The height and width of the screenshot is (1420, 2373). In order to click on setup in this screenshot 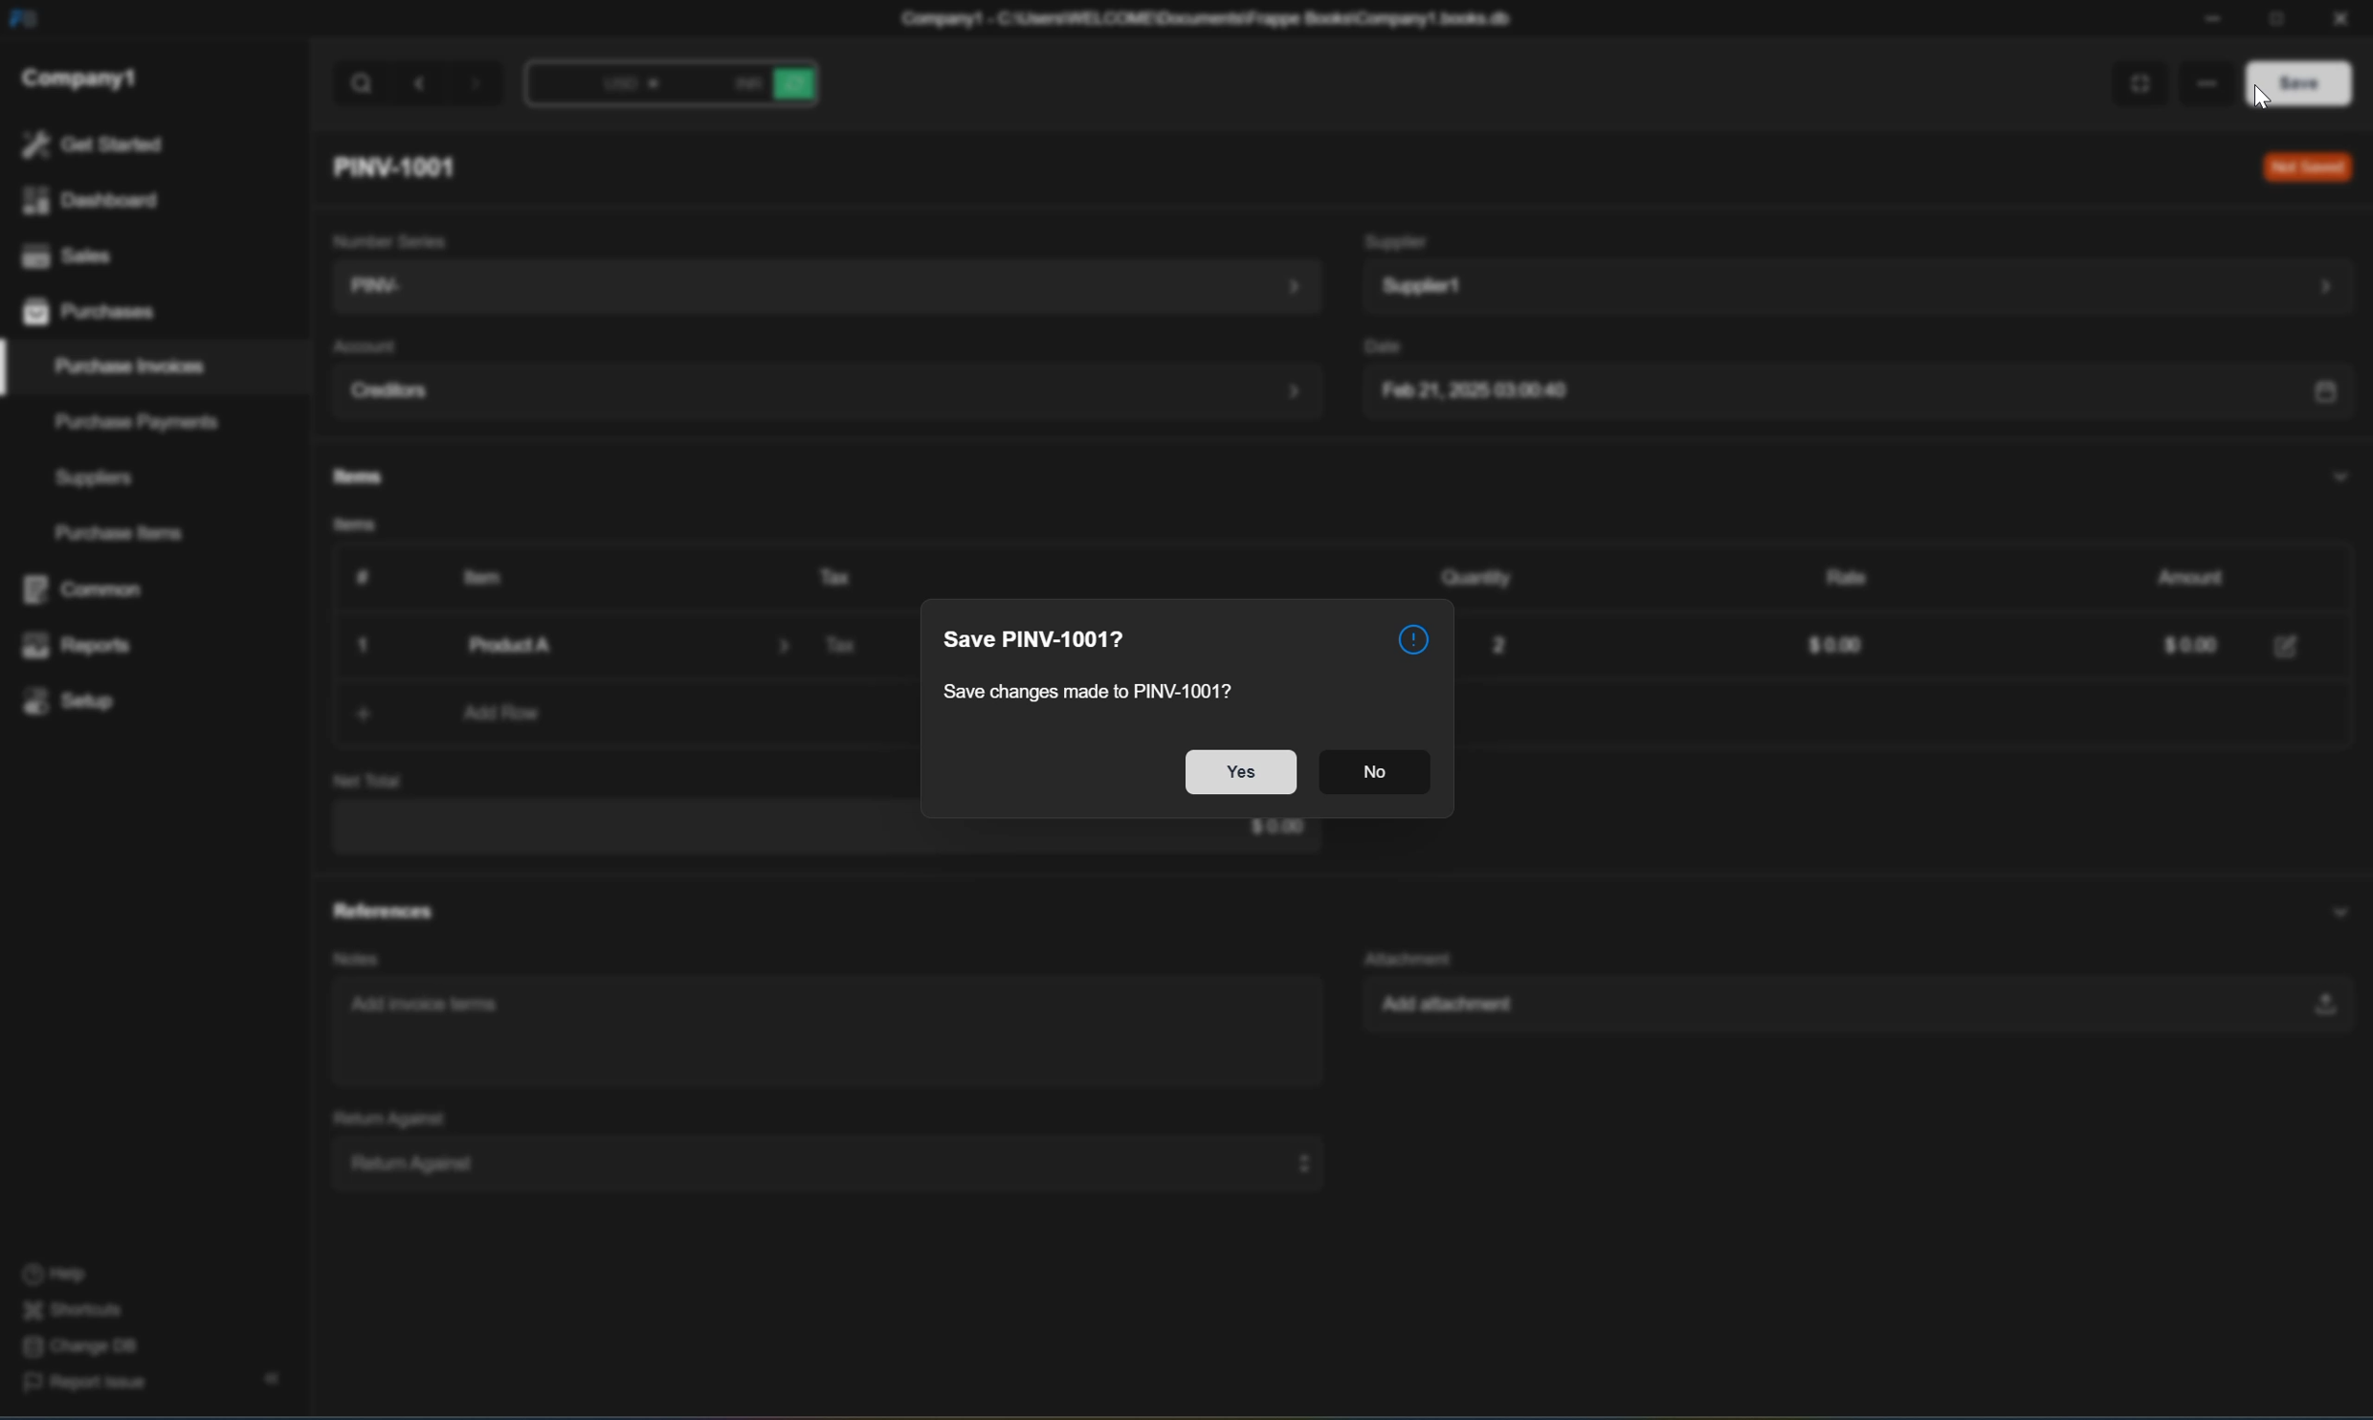, I will do `click(75, 699)`.